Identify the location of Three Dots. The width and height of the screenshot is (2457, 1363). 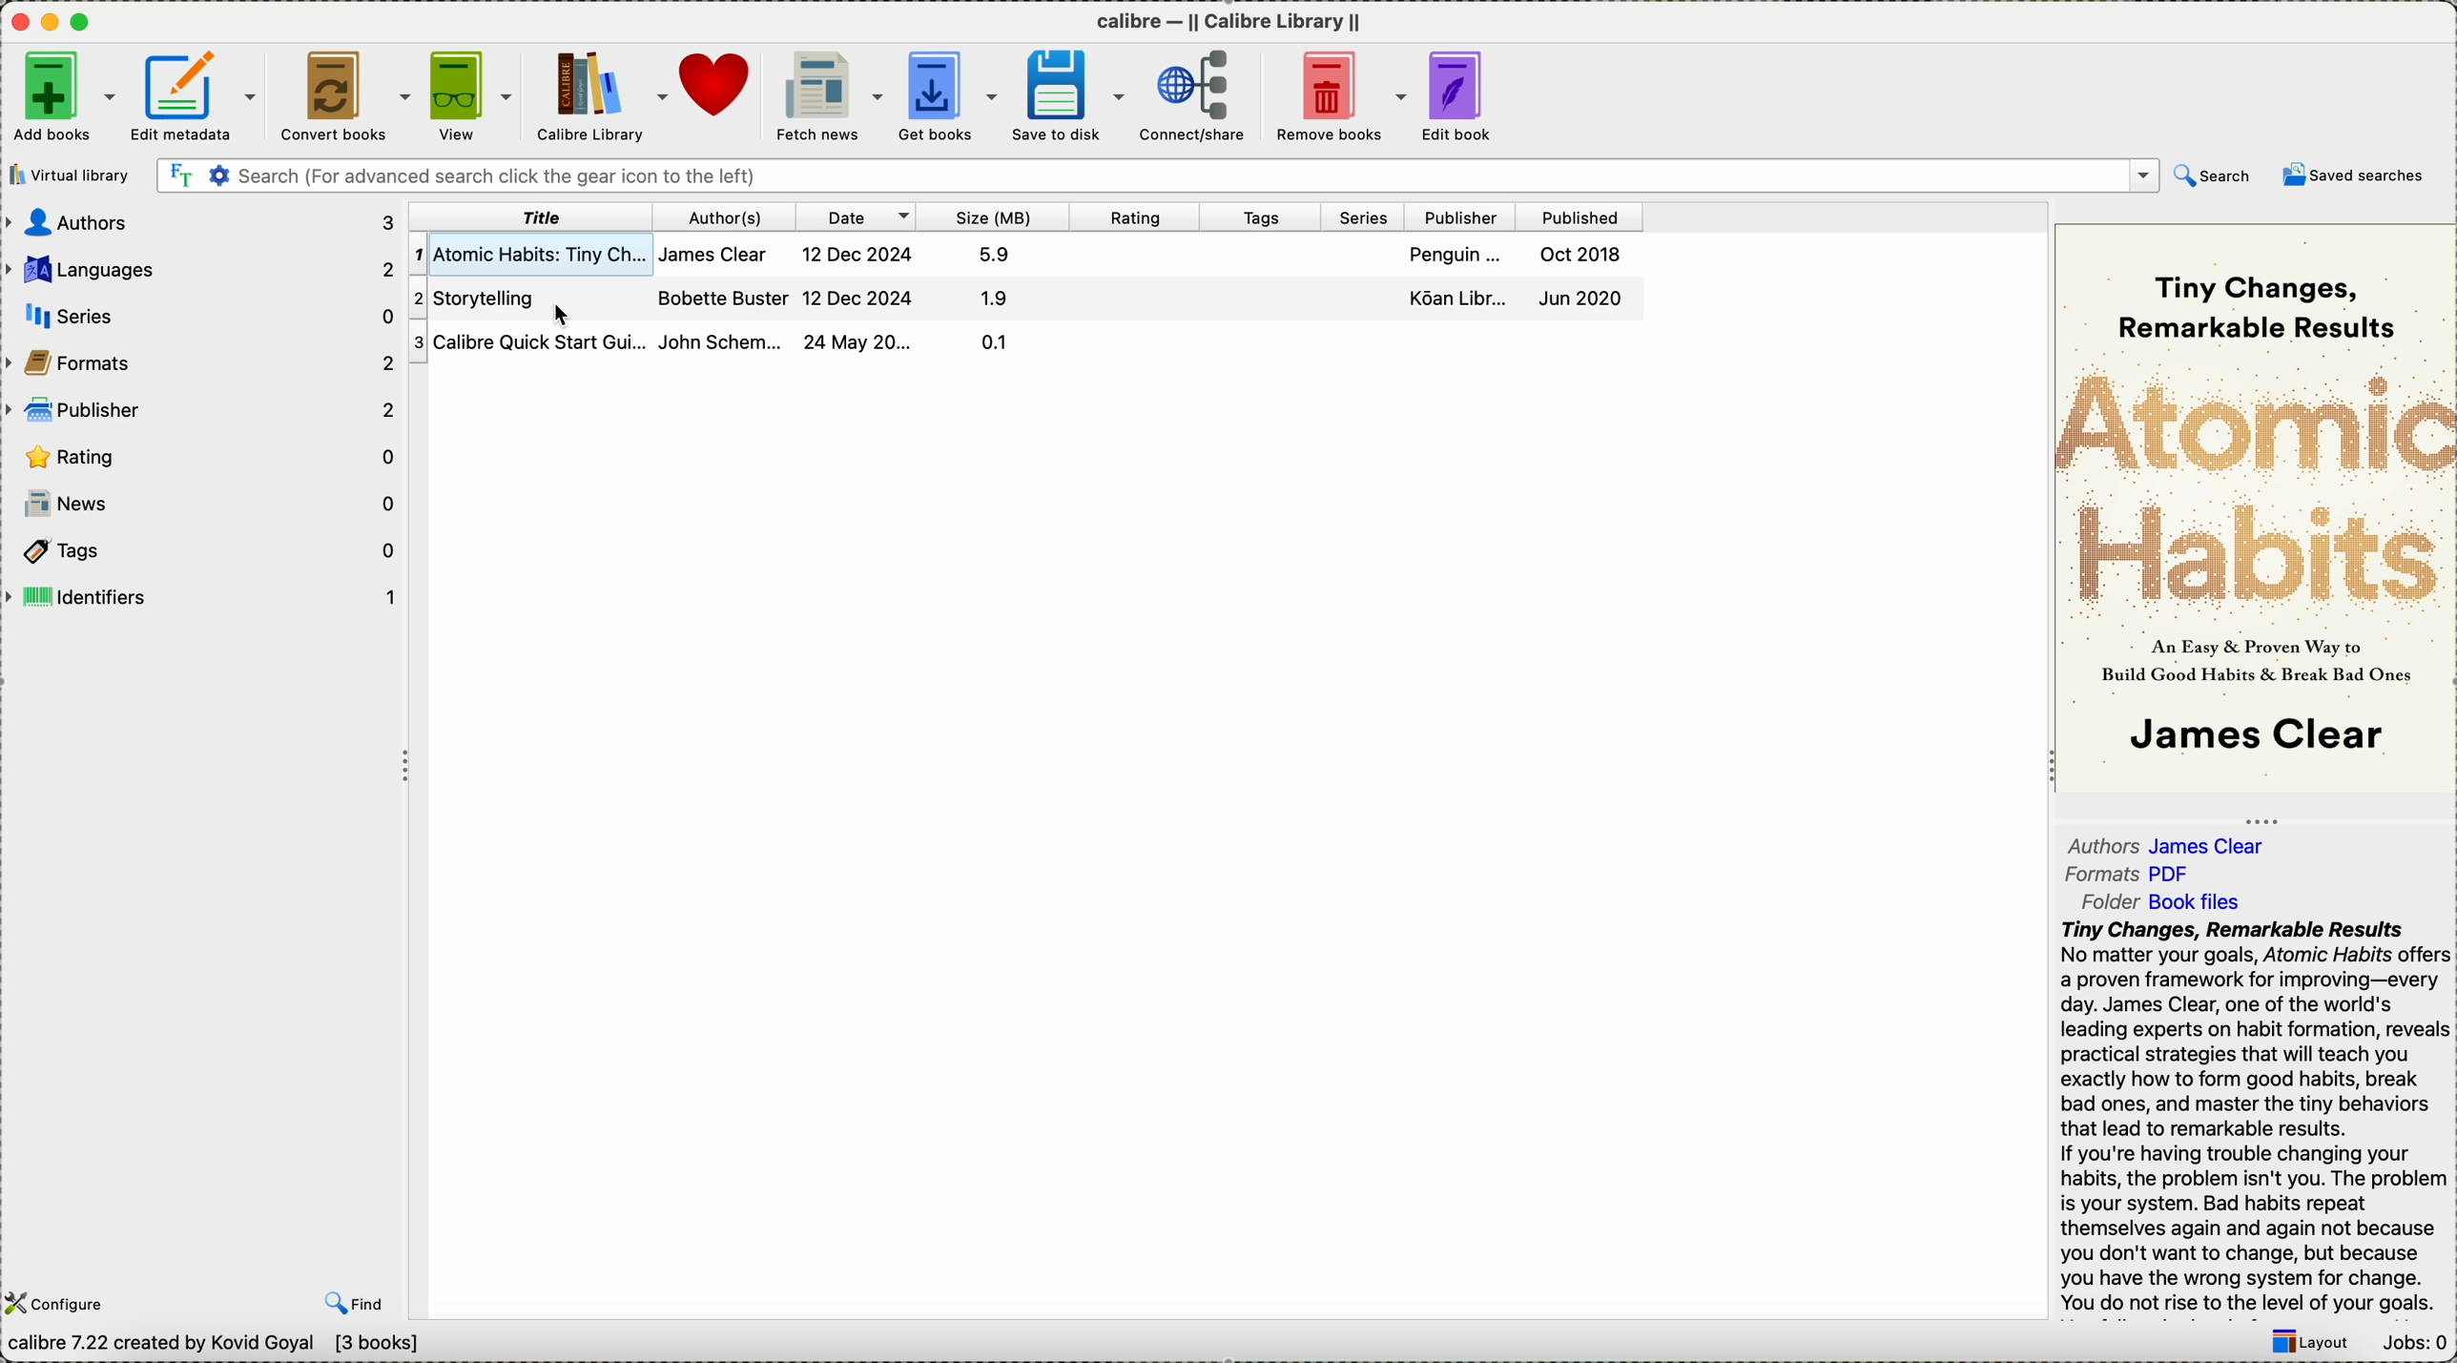
(2258, 819).